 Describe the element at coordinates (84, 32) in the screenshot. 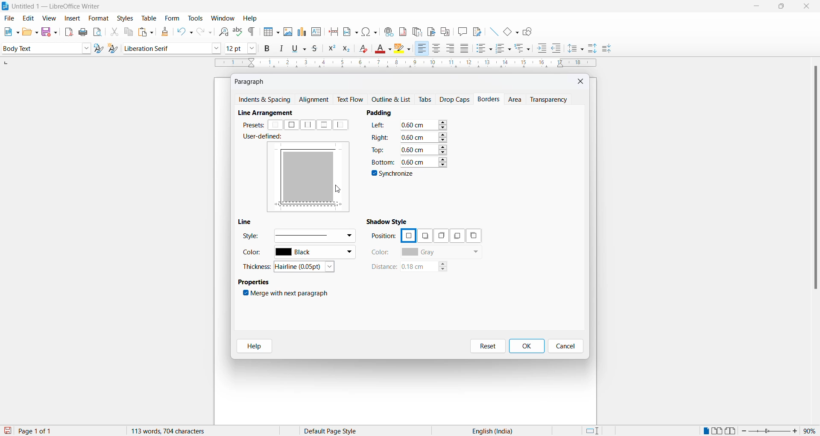

I see `print` at that location.